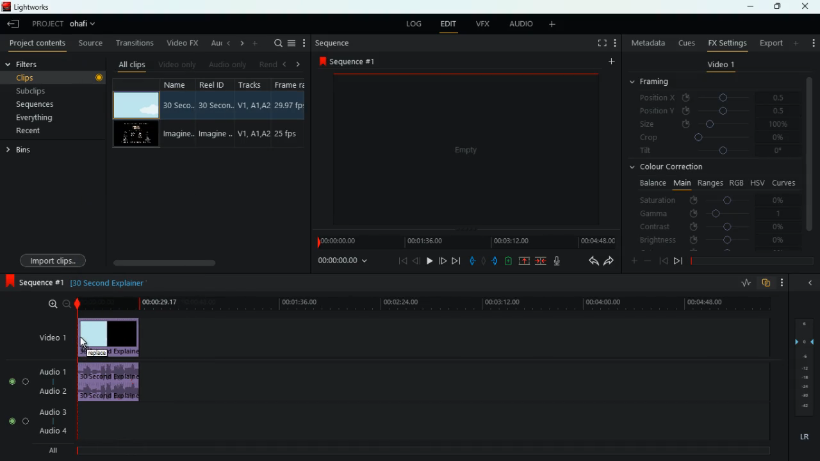 The image size is (820, 461). What do you see at coordinates (408, 303) in the screenshot?
I see `time` at bounding box center [408, 303].